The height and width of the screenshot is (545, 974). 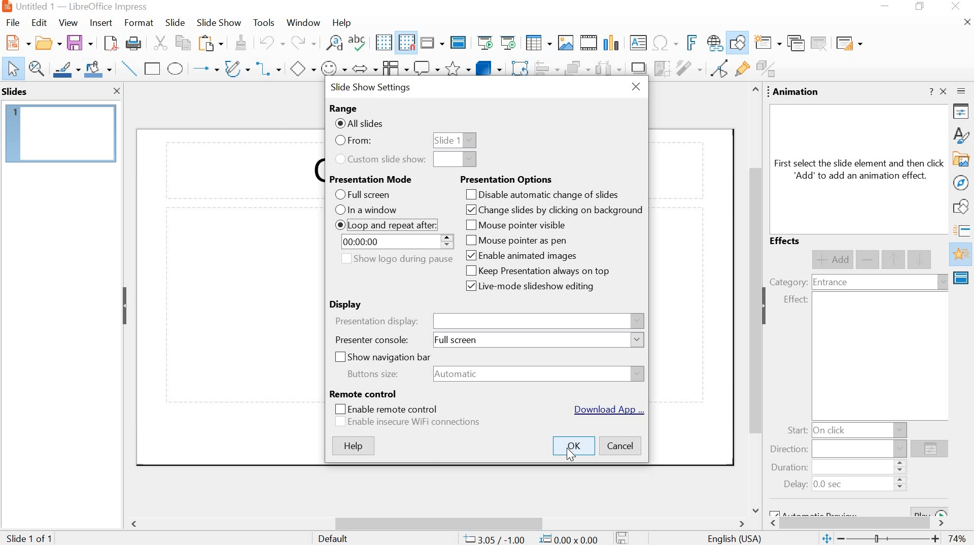 I want to click on stars and banners, so click(x=458, y=70).